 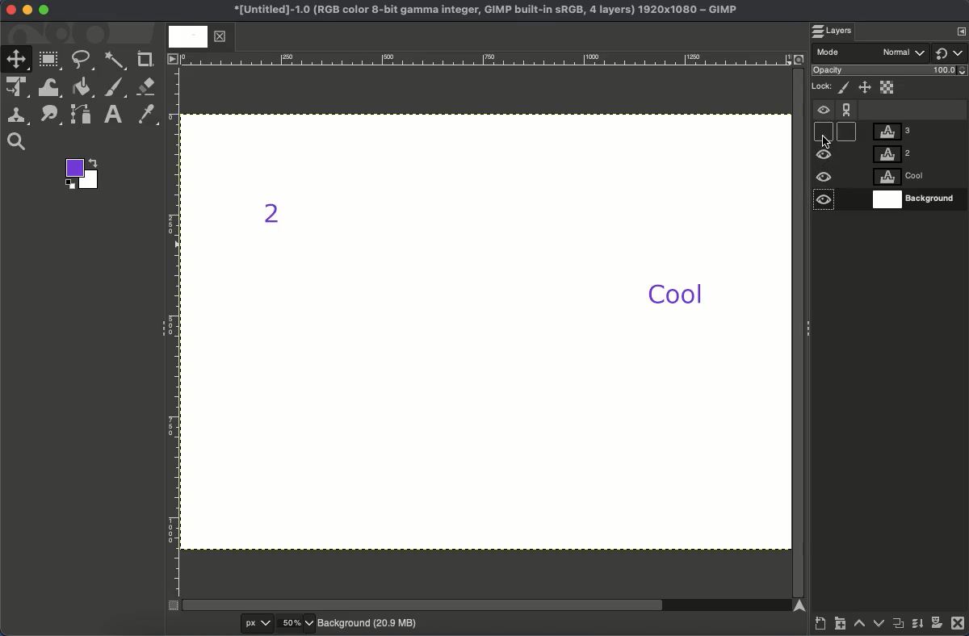 What do you see at coordinates (51, 60) in the screenshot?
I see `Rectangular select` at bounding box center [51, 60].